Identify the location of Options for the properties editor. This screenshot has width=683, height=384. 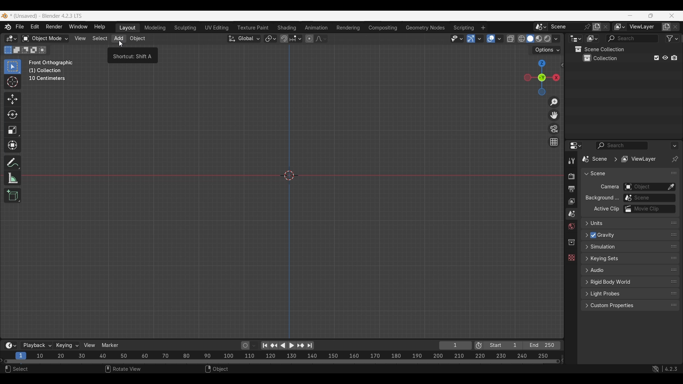
(675, 145).